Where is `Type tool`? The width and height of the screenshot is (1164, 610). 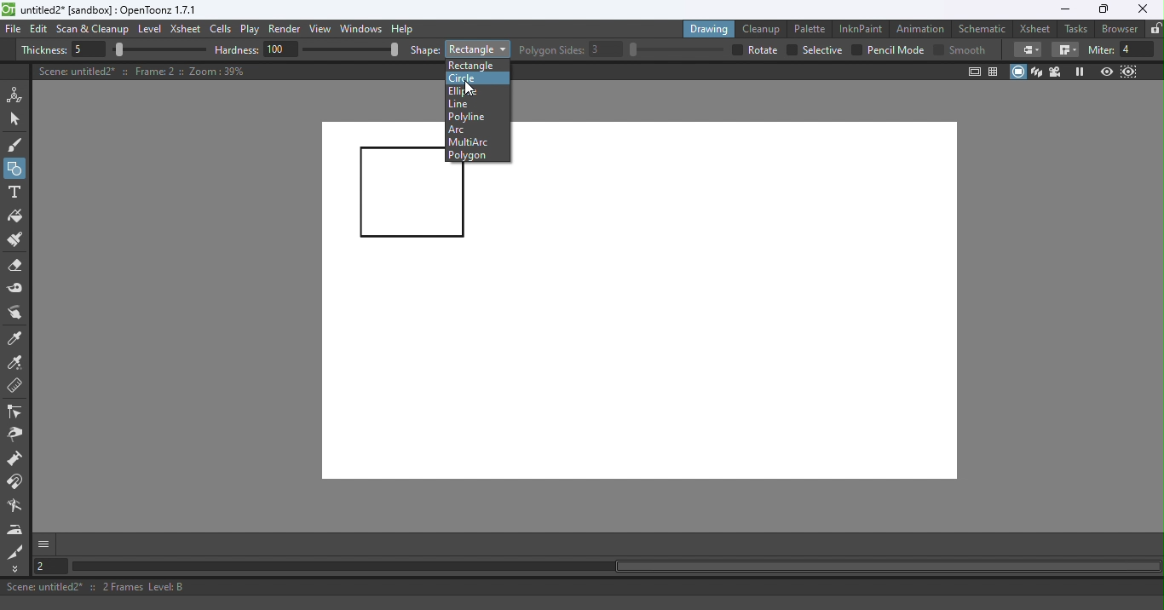 Type tool is located at coordinates (14, 193).